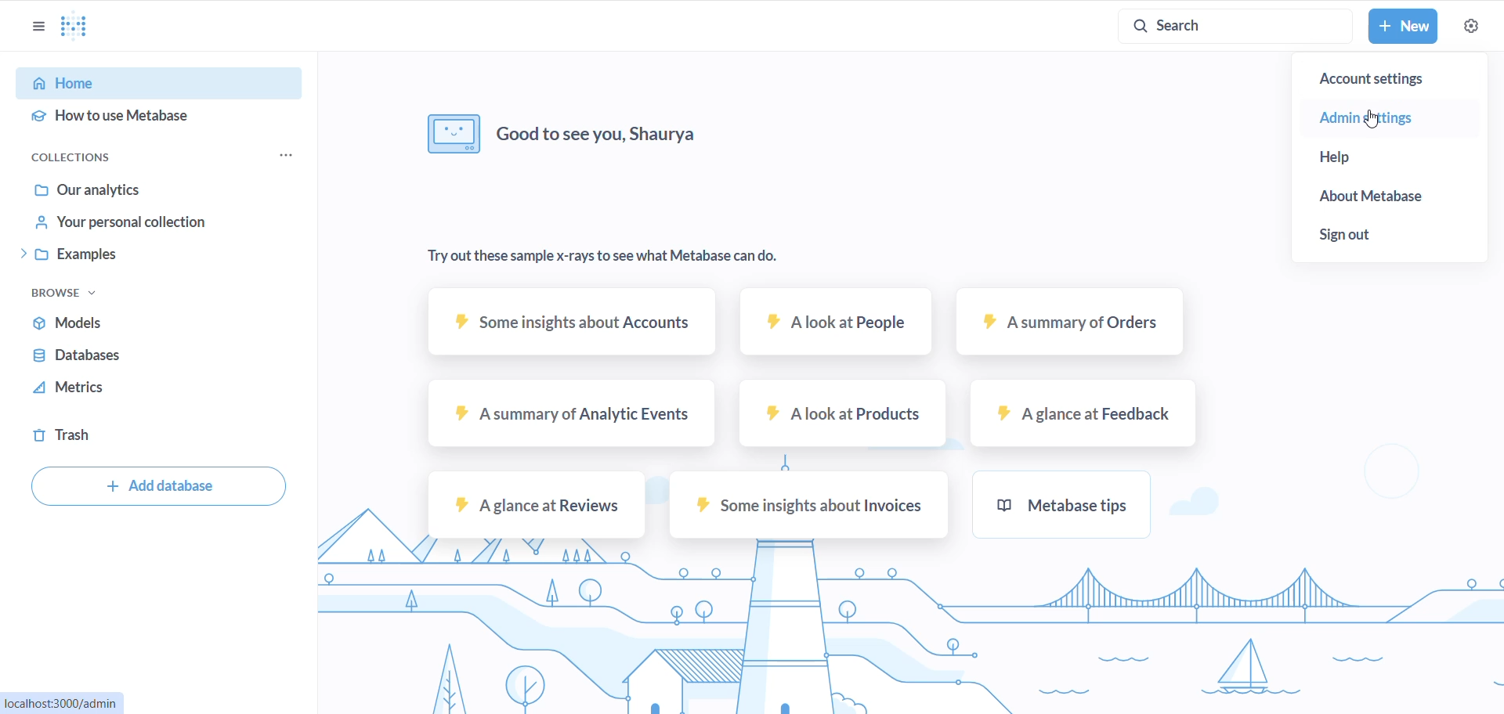 The image size is (1504, 714). What do you see at coordinates (812, 504) in the screenshot?
I see `some insights about invoices sample` at bounding box center [812, 504].